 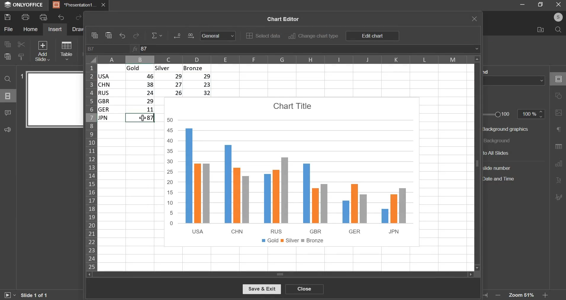 What do you see at coordinates (94, 35) in the screenshot?
I see `copy` at bounding box center [94, 35].